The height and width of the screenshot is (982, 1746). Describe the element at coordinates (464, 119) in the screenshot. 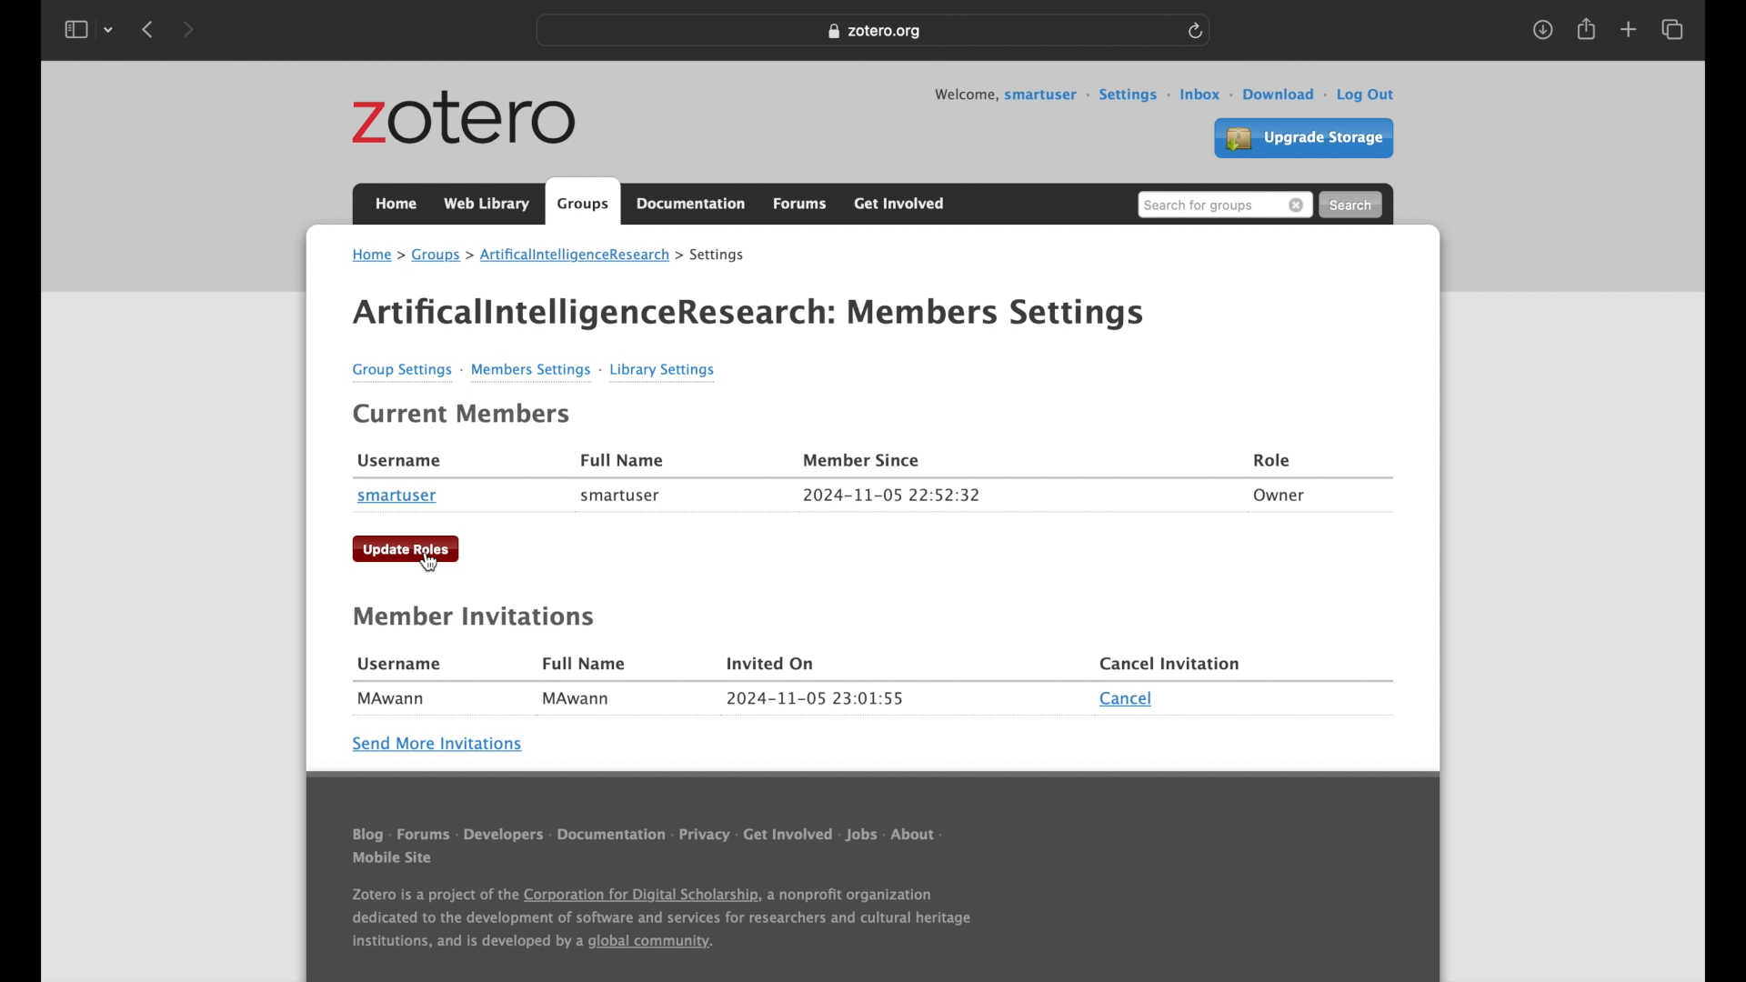

I see `zotero` at that location.